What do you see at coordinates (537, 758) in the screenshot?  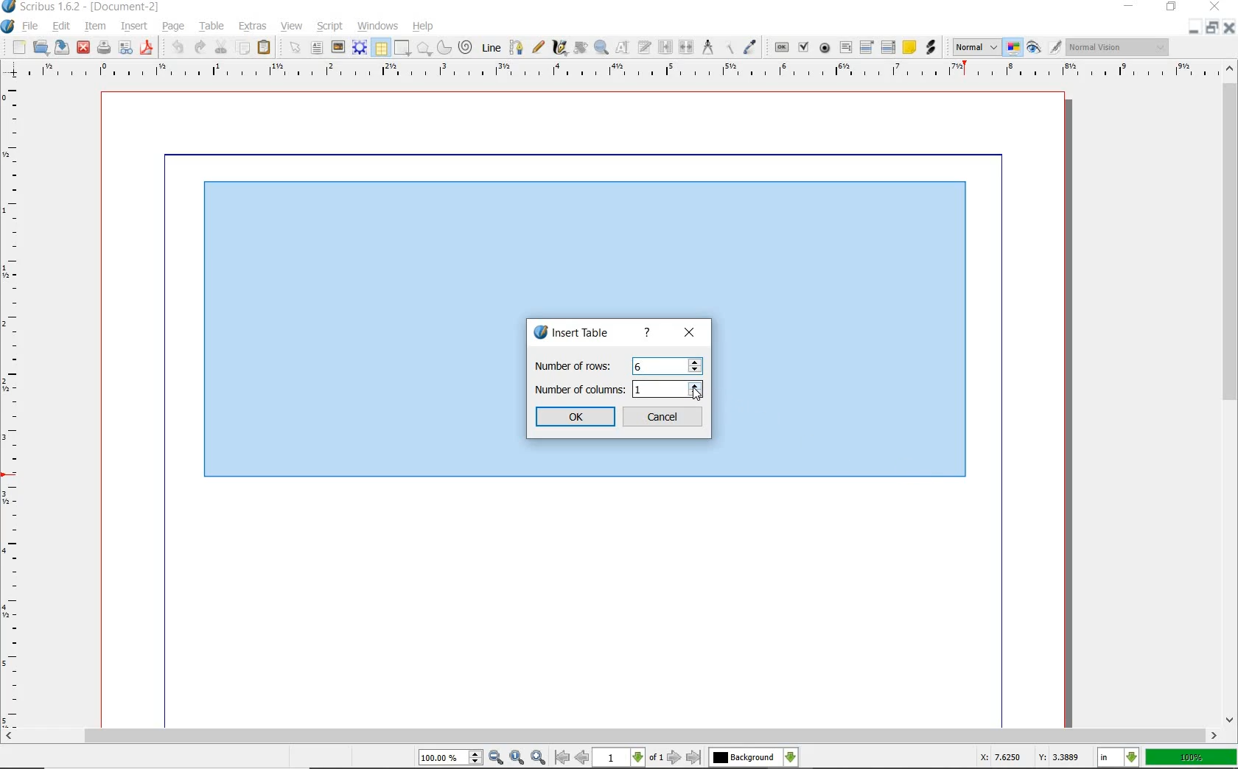 I see `zoom in` at bounding box center [537, 758].